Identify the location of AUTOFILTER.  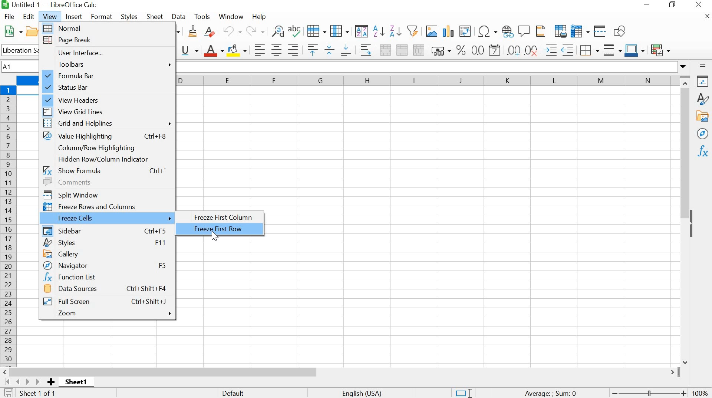
(412, 30).